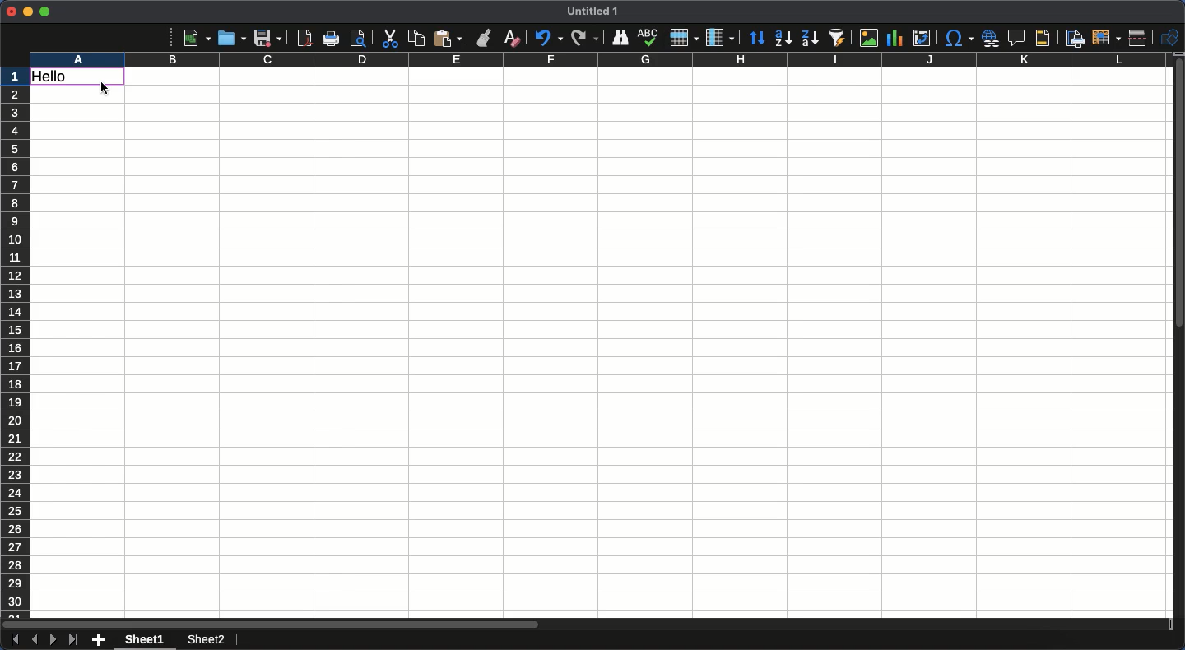  I want to click on First sheet, so click(13, 640).